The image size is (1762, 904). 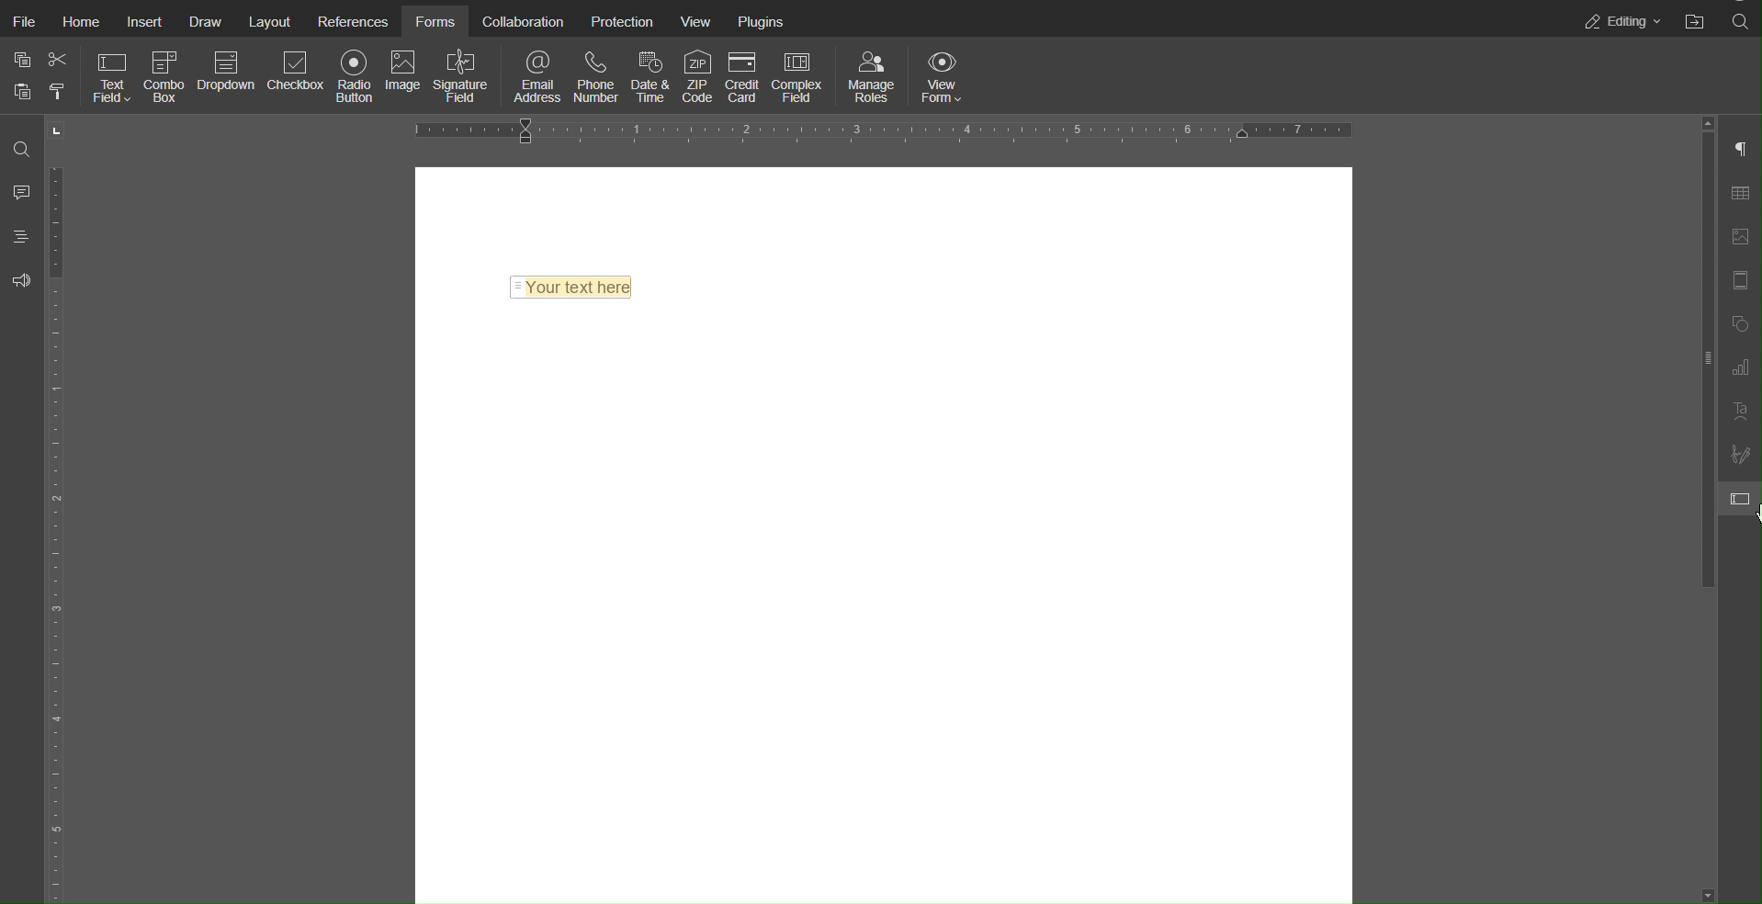 What do you see at coordinates (743, 76) in the screenshot?
I see `Credit Card` at bounding box center [743, 76].